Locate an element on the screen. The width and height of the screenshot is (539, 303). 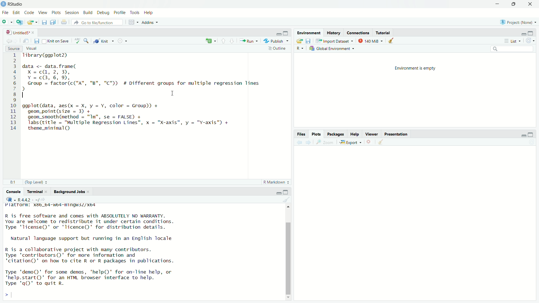
81 (Top Level) : is located at coordinates (26, 182).